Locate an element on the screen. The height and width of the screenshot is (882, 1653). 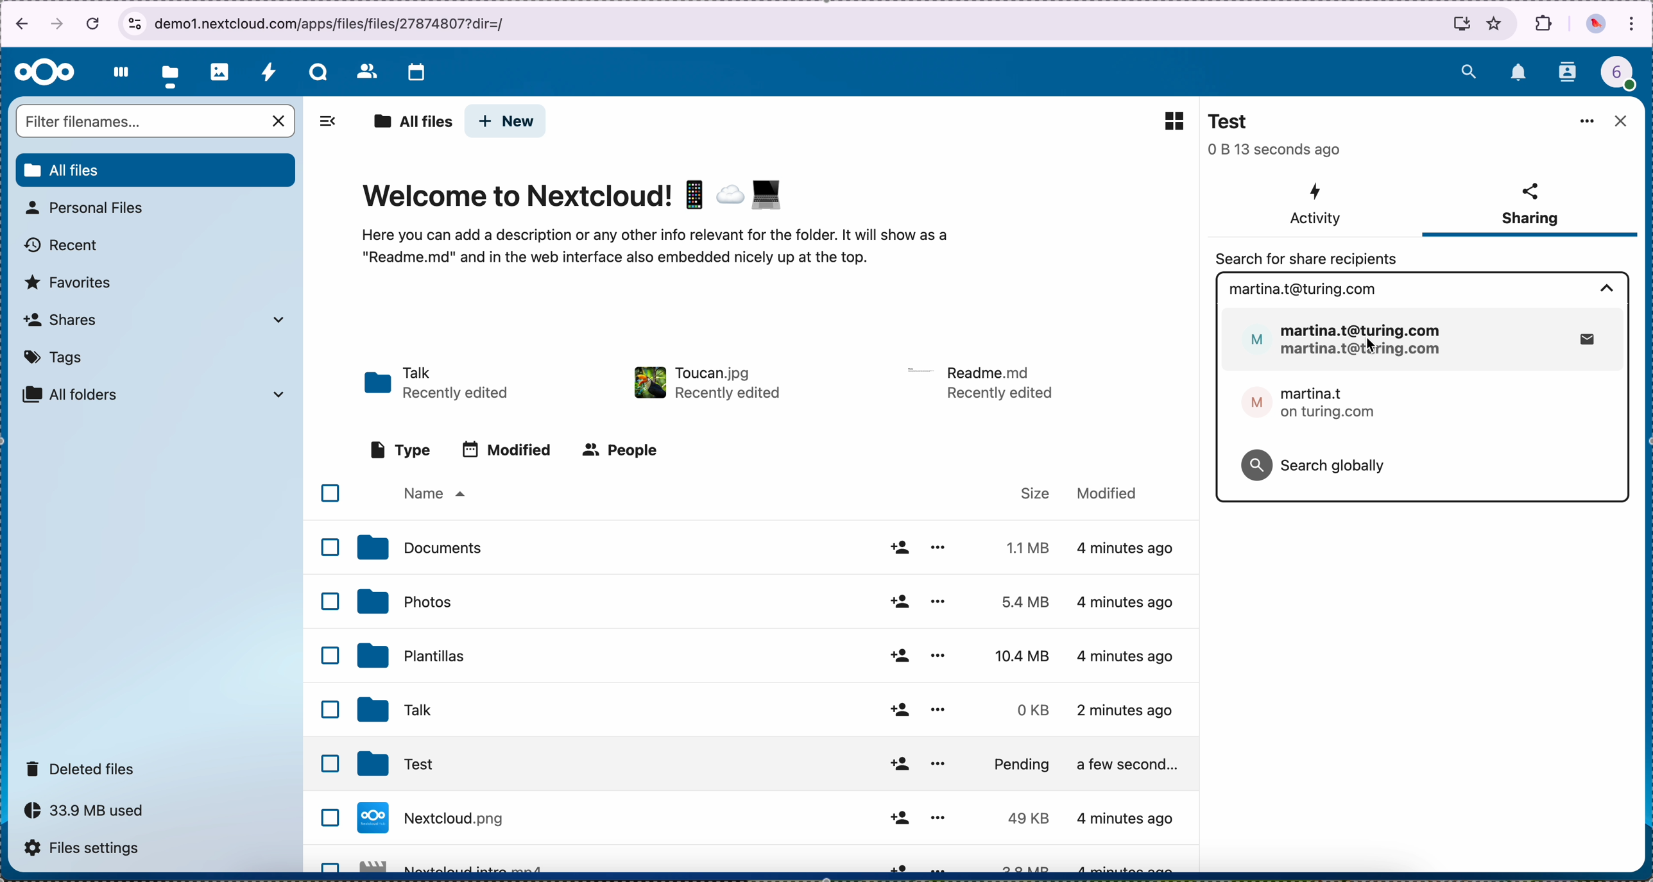
checkboxes is located at coordinates (323, 671).